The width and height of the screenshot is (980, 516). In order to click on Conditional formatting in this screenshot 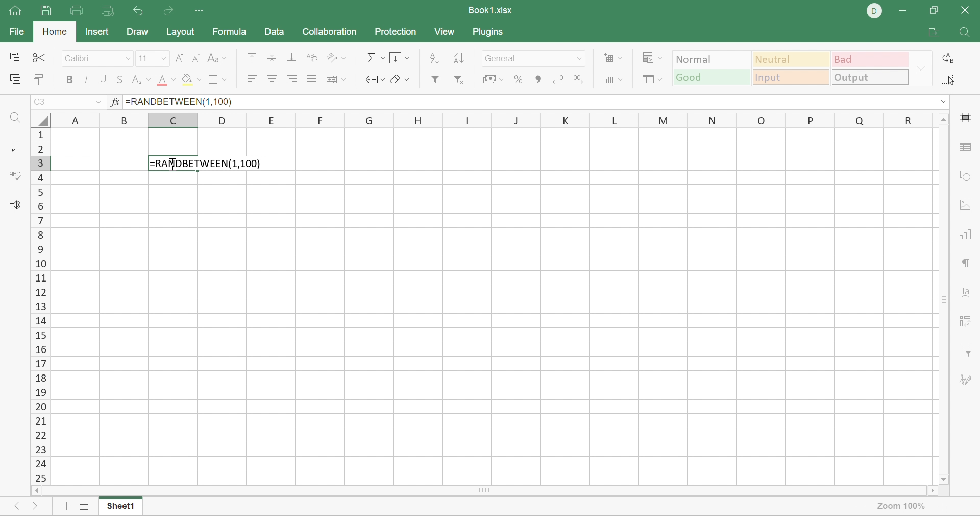, I will do `click(653, 57)`.